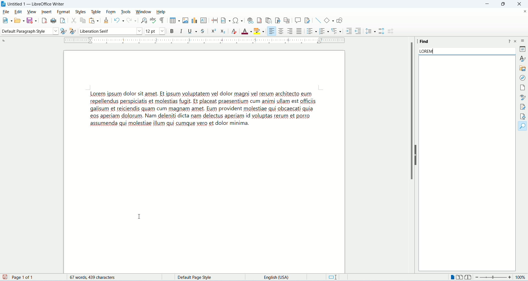 Image resolution: width=528 pixels, height=281 pixels. I want to click on table, so click(96, 12).